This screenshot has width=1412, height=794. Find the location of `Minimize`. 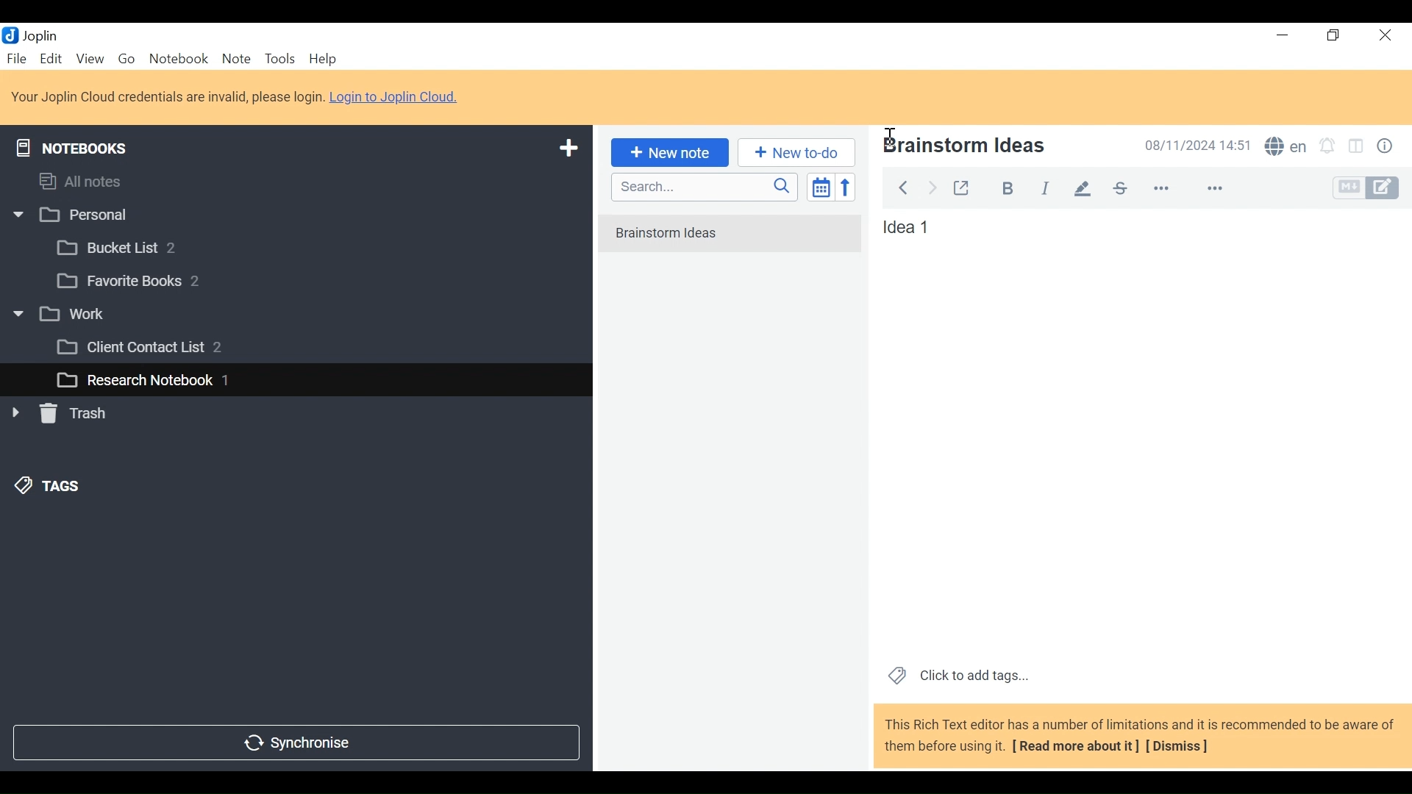

Minimize is located at coordinates (1281, 35).